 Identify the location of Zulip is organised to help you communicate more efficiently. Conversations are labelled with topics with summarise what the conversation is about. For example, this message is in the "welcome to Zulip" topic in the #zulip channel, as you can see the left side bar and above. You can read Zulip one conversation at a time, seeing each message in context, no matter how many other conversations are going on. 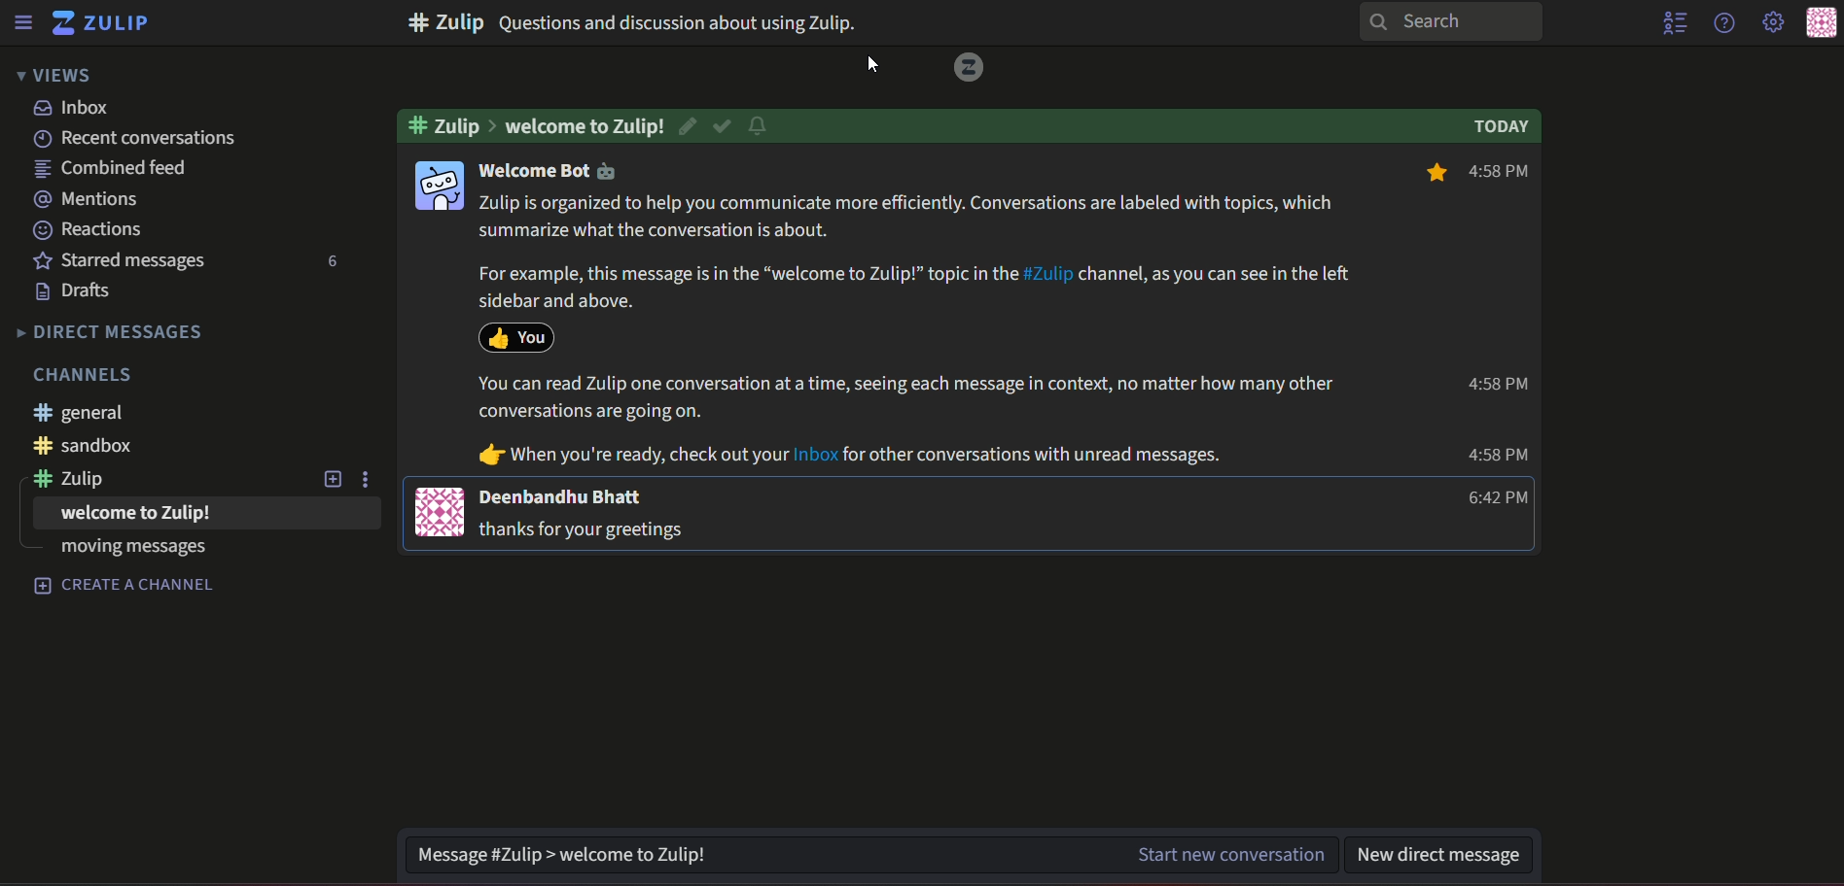
(920, 254).